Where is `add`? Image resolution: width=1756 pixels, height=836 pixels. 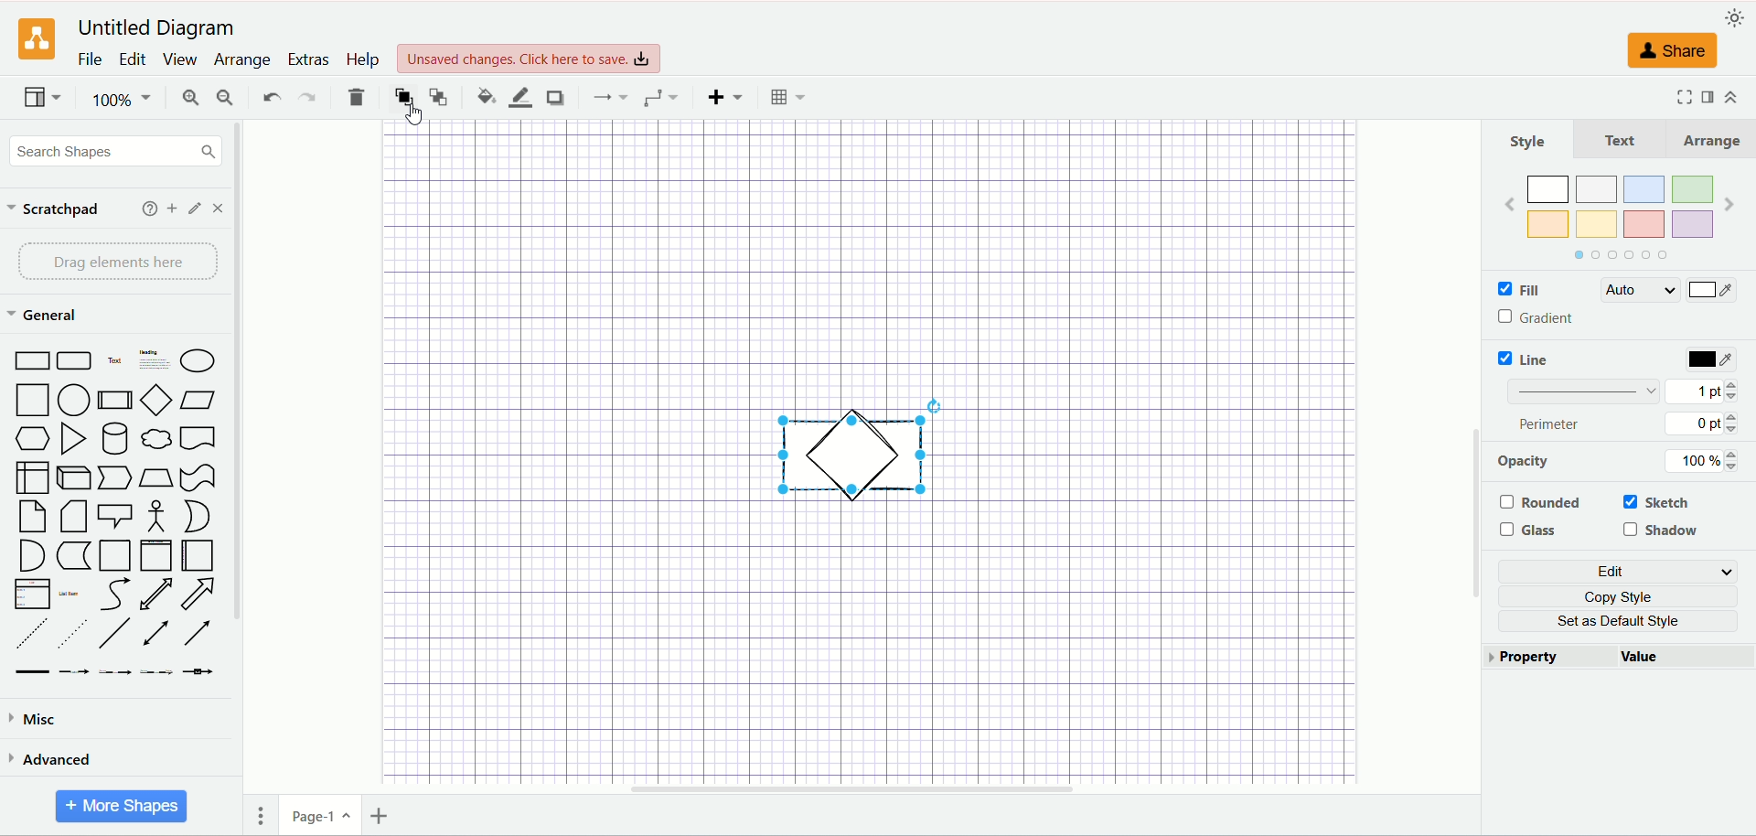 add is located at coordinates (168, 209).